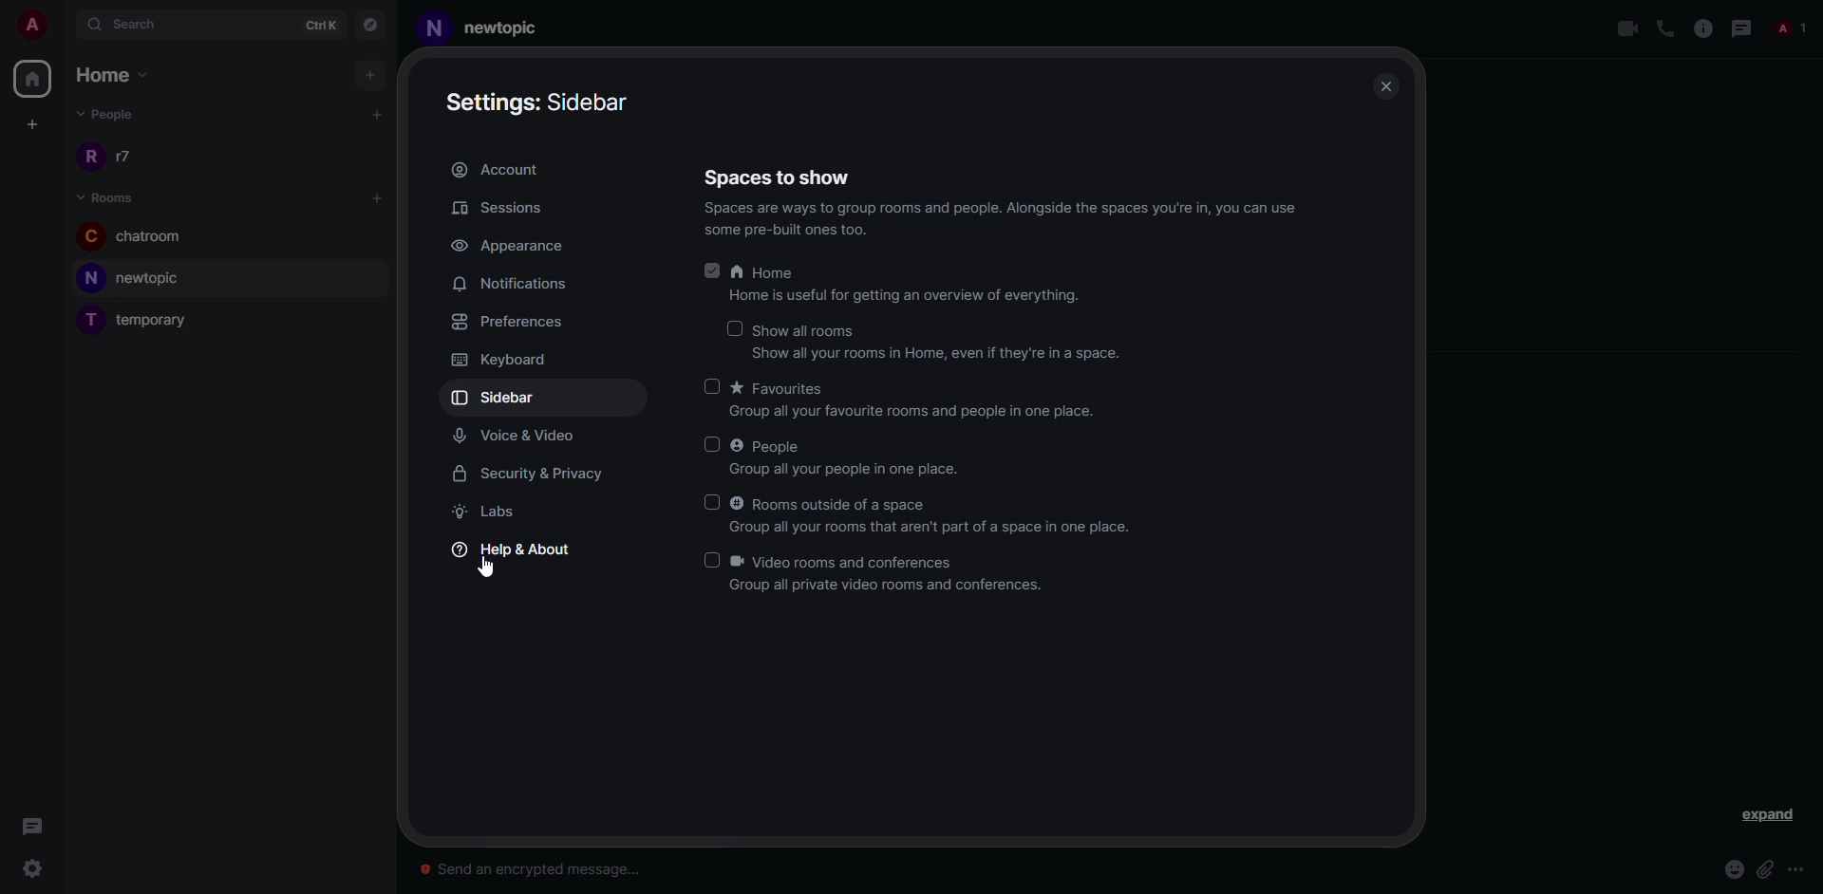 The image size is (1823, 894). I want to click on labs, so click(491, 513).